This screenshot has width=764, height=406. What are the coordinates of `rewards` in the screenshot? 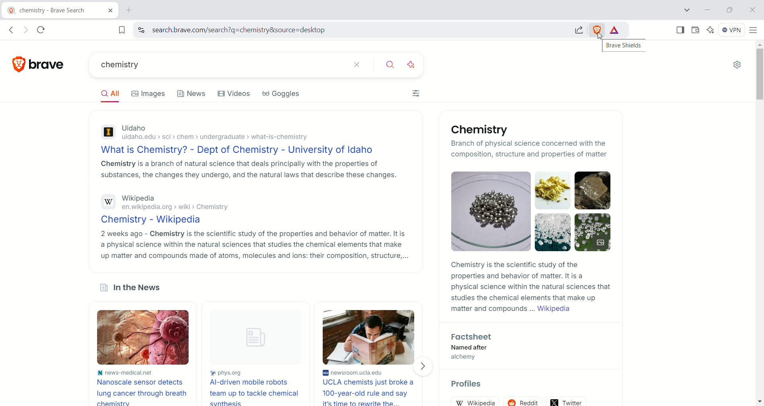 It's located at (614, 30).